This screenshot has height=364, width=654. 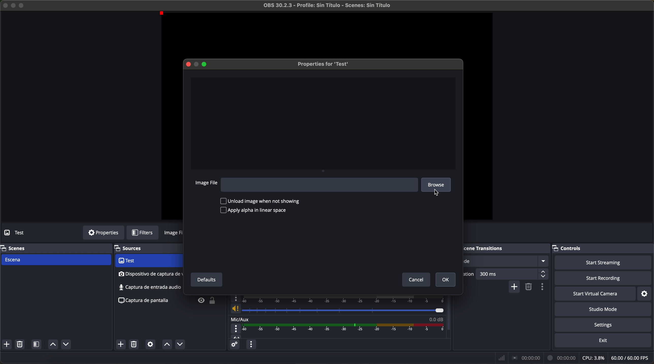 I want to click on space, so click(x=319, y=184).